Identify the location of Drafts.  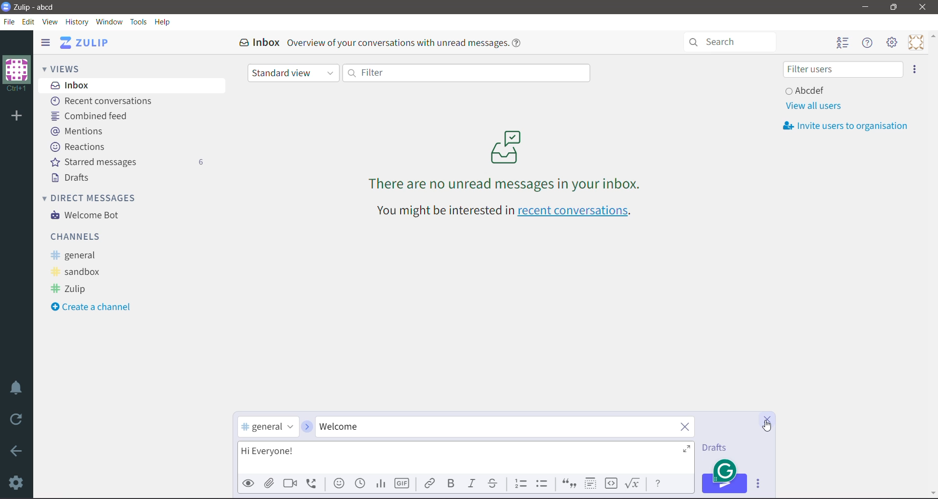
(72, 178).